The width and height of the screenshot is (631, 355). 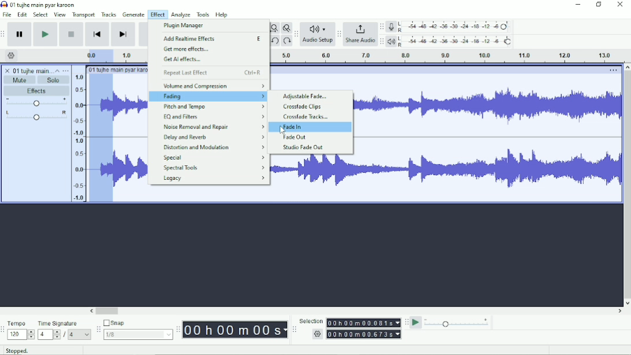 What do you see at coordinates (45, 5) in the screenshot?
I see `01 tujhe main pyar karoon` at bounding box center [45, 5].